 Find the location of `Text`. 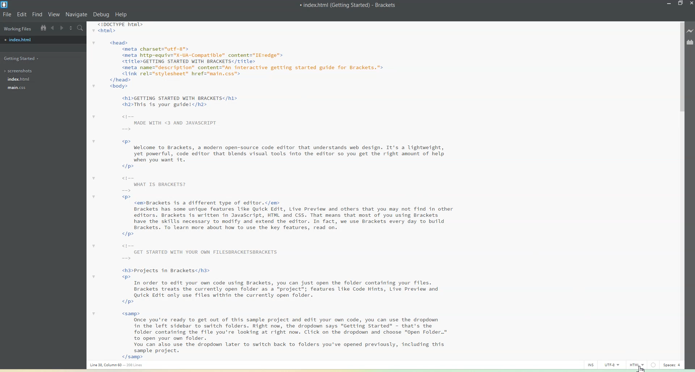

Text is located at coordinates (348, 5).